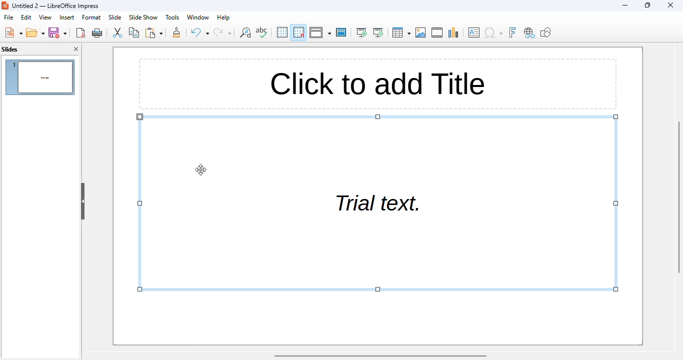 The image size is (683, 360). Describe the element at coordinates (58, 32) in the screenshot. I see `save` at that location.